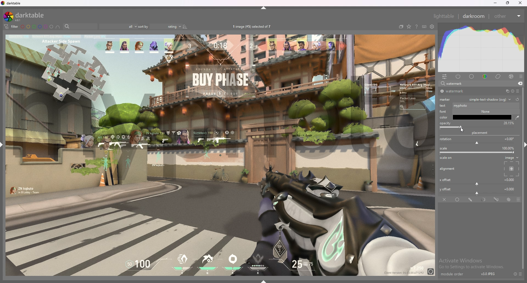 The image size is (527, 283). I want to click on multiple instances action, so click(506, 91).